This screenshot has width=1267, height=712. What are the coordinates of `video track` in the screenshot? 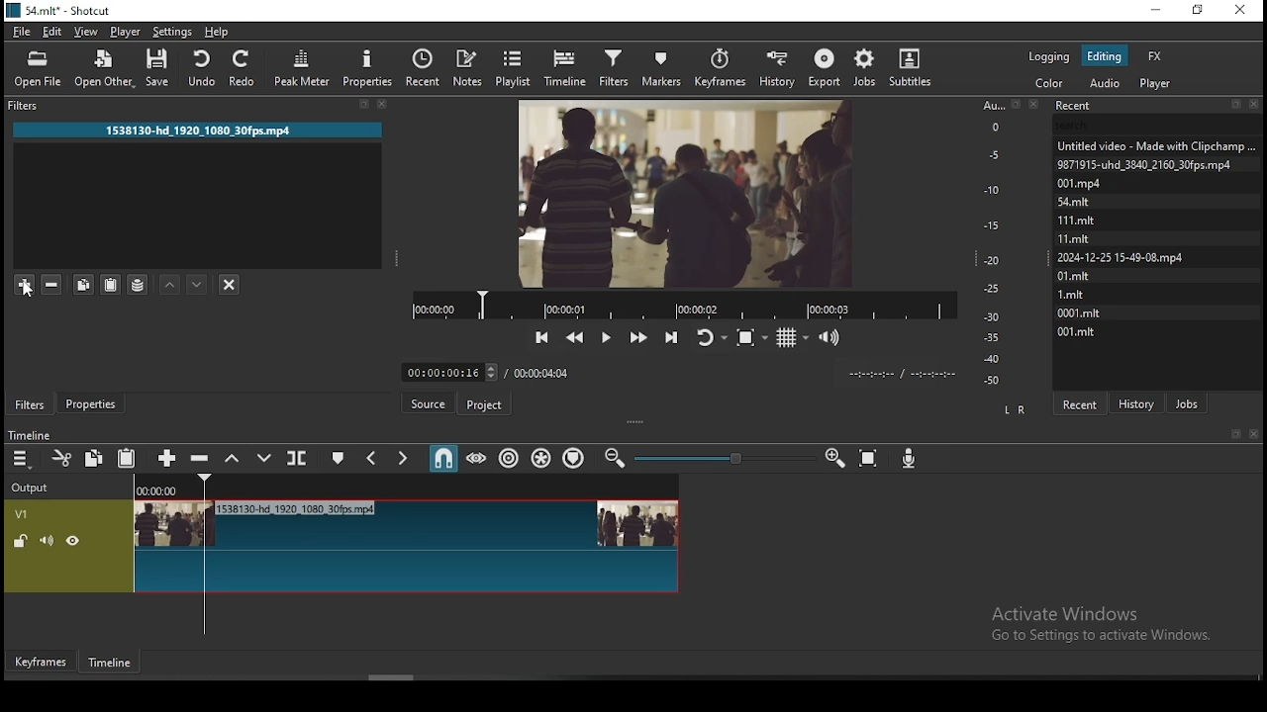 It's located at (341, 546).